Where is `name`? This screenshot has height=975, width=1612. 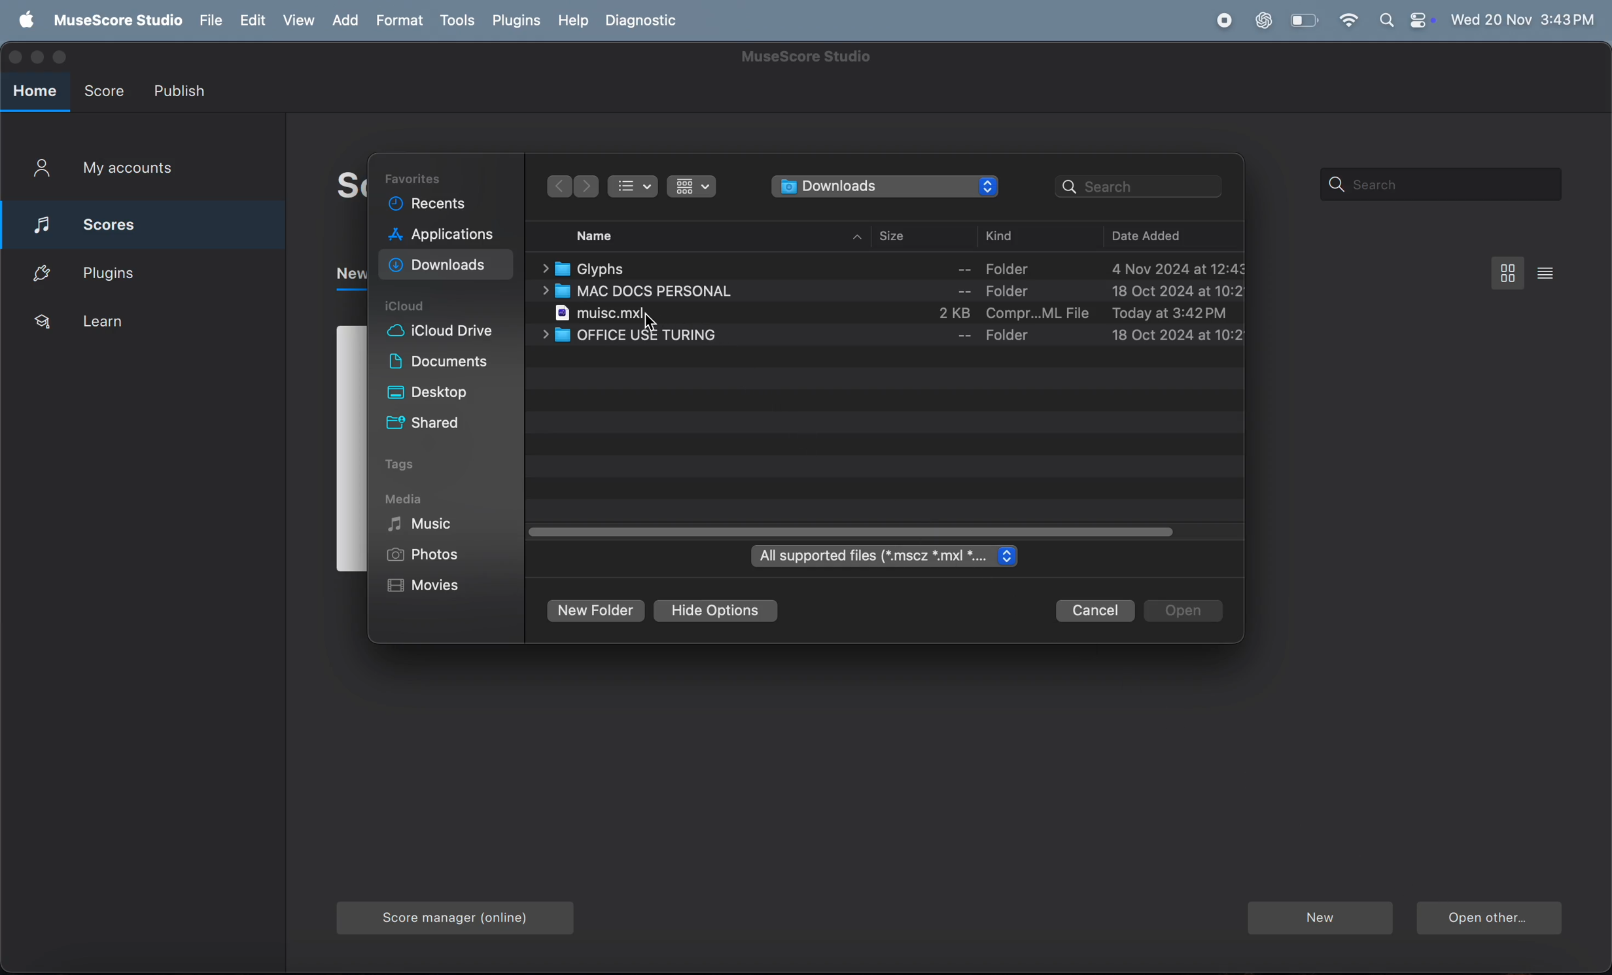 name is located at coordinates (599, 235).